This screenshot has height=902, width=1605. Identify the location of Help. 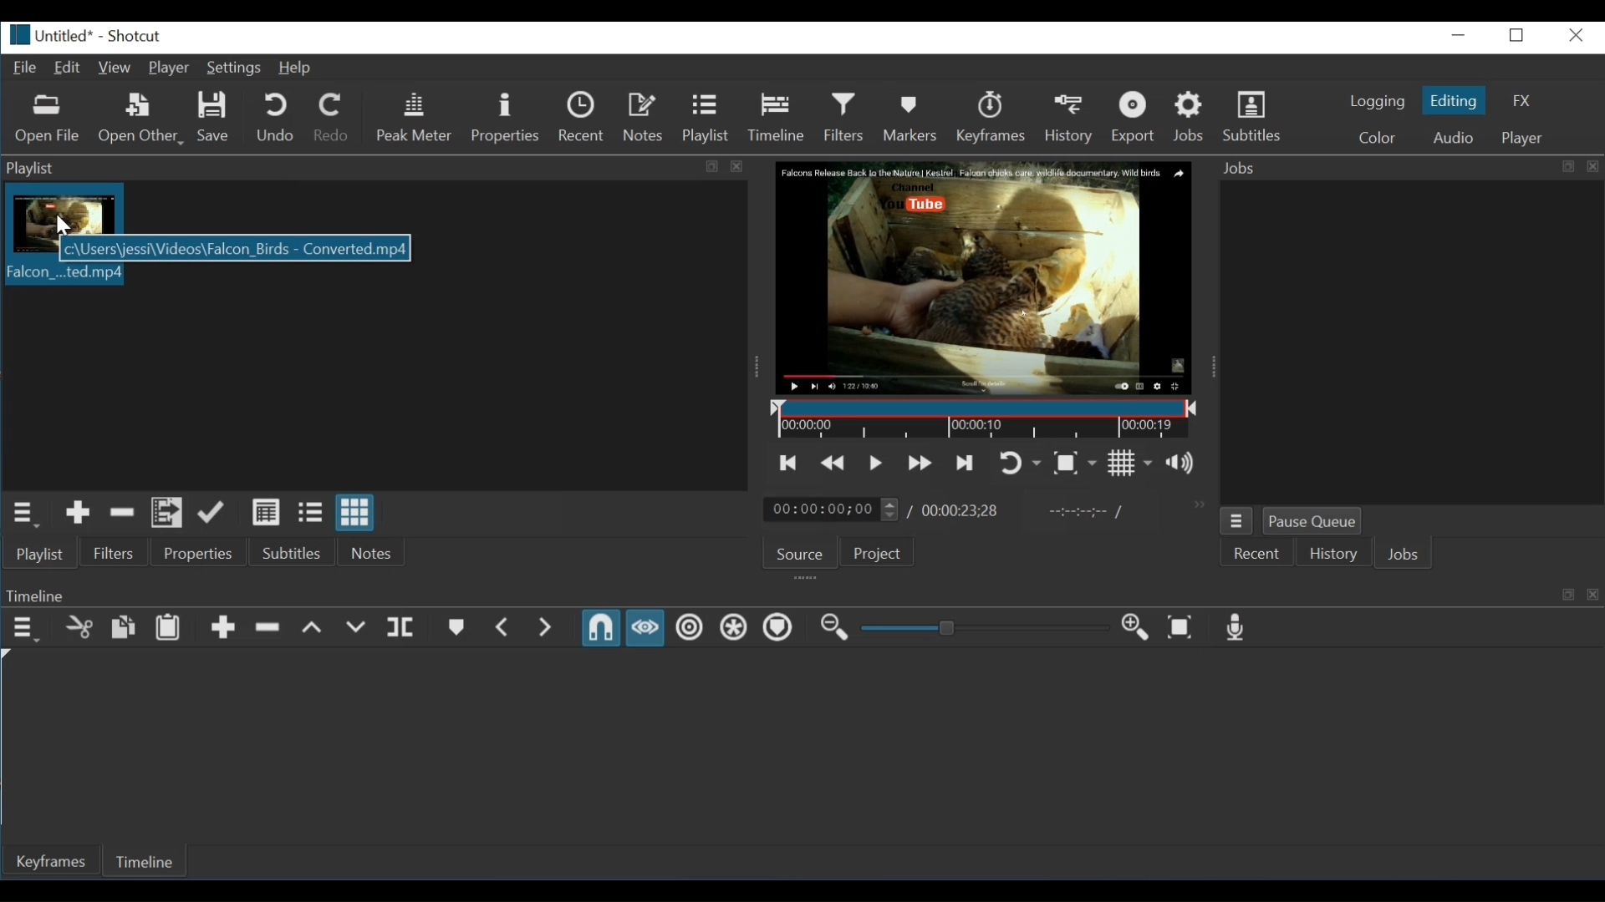
(297, 69).